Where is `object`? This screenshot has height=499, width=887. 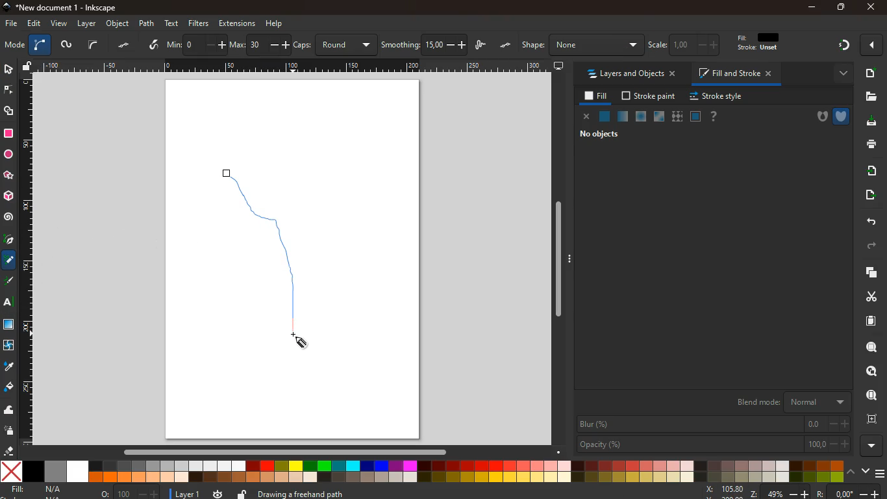 object is located at coordinates (118, 24).